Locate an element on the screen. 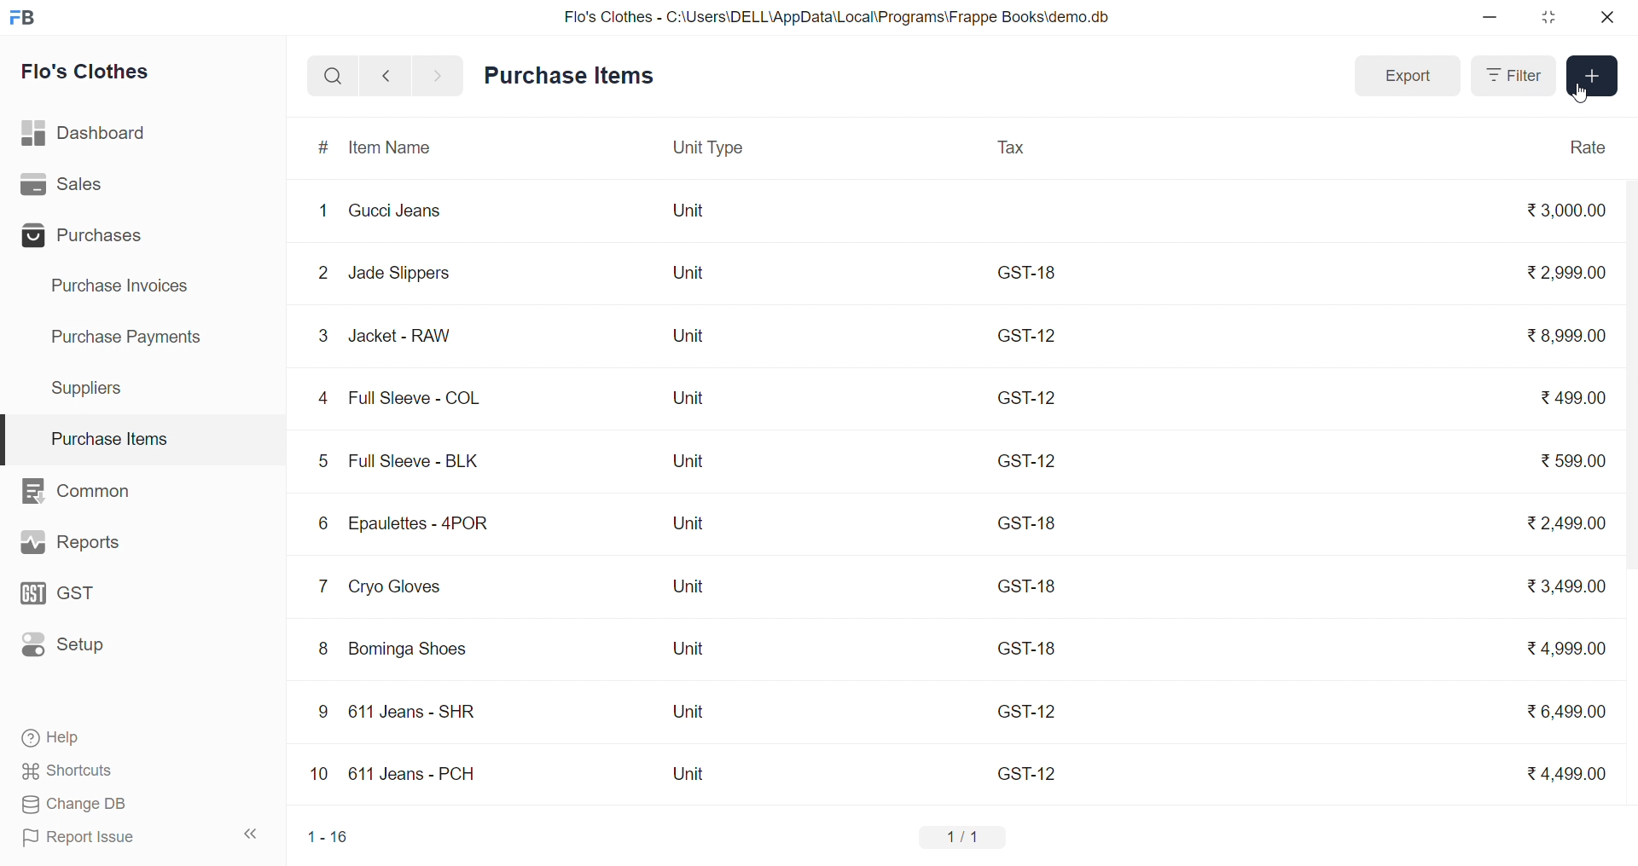 This screenshot has width=1638, height=866. ₹499.00 is located at coordinates (1568, 397).